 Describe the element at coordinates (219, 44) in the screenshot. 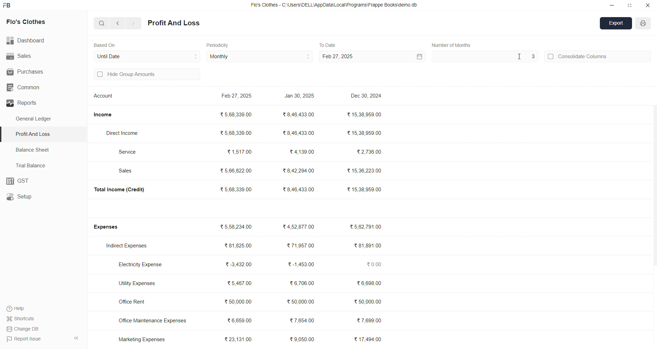

I see `Periodicity` at that location.